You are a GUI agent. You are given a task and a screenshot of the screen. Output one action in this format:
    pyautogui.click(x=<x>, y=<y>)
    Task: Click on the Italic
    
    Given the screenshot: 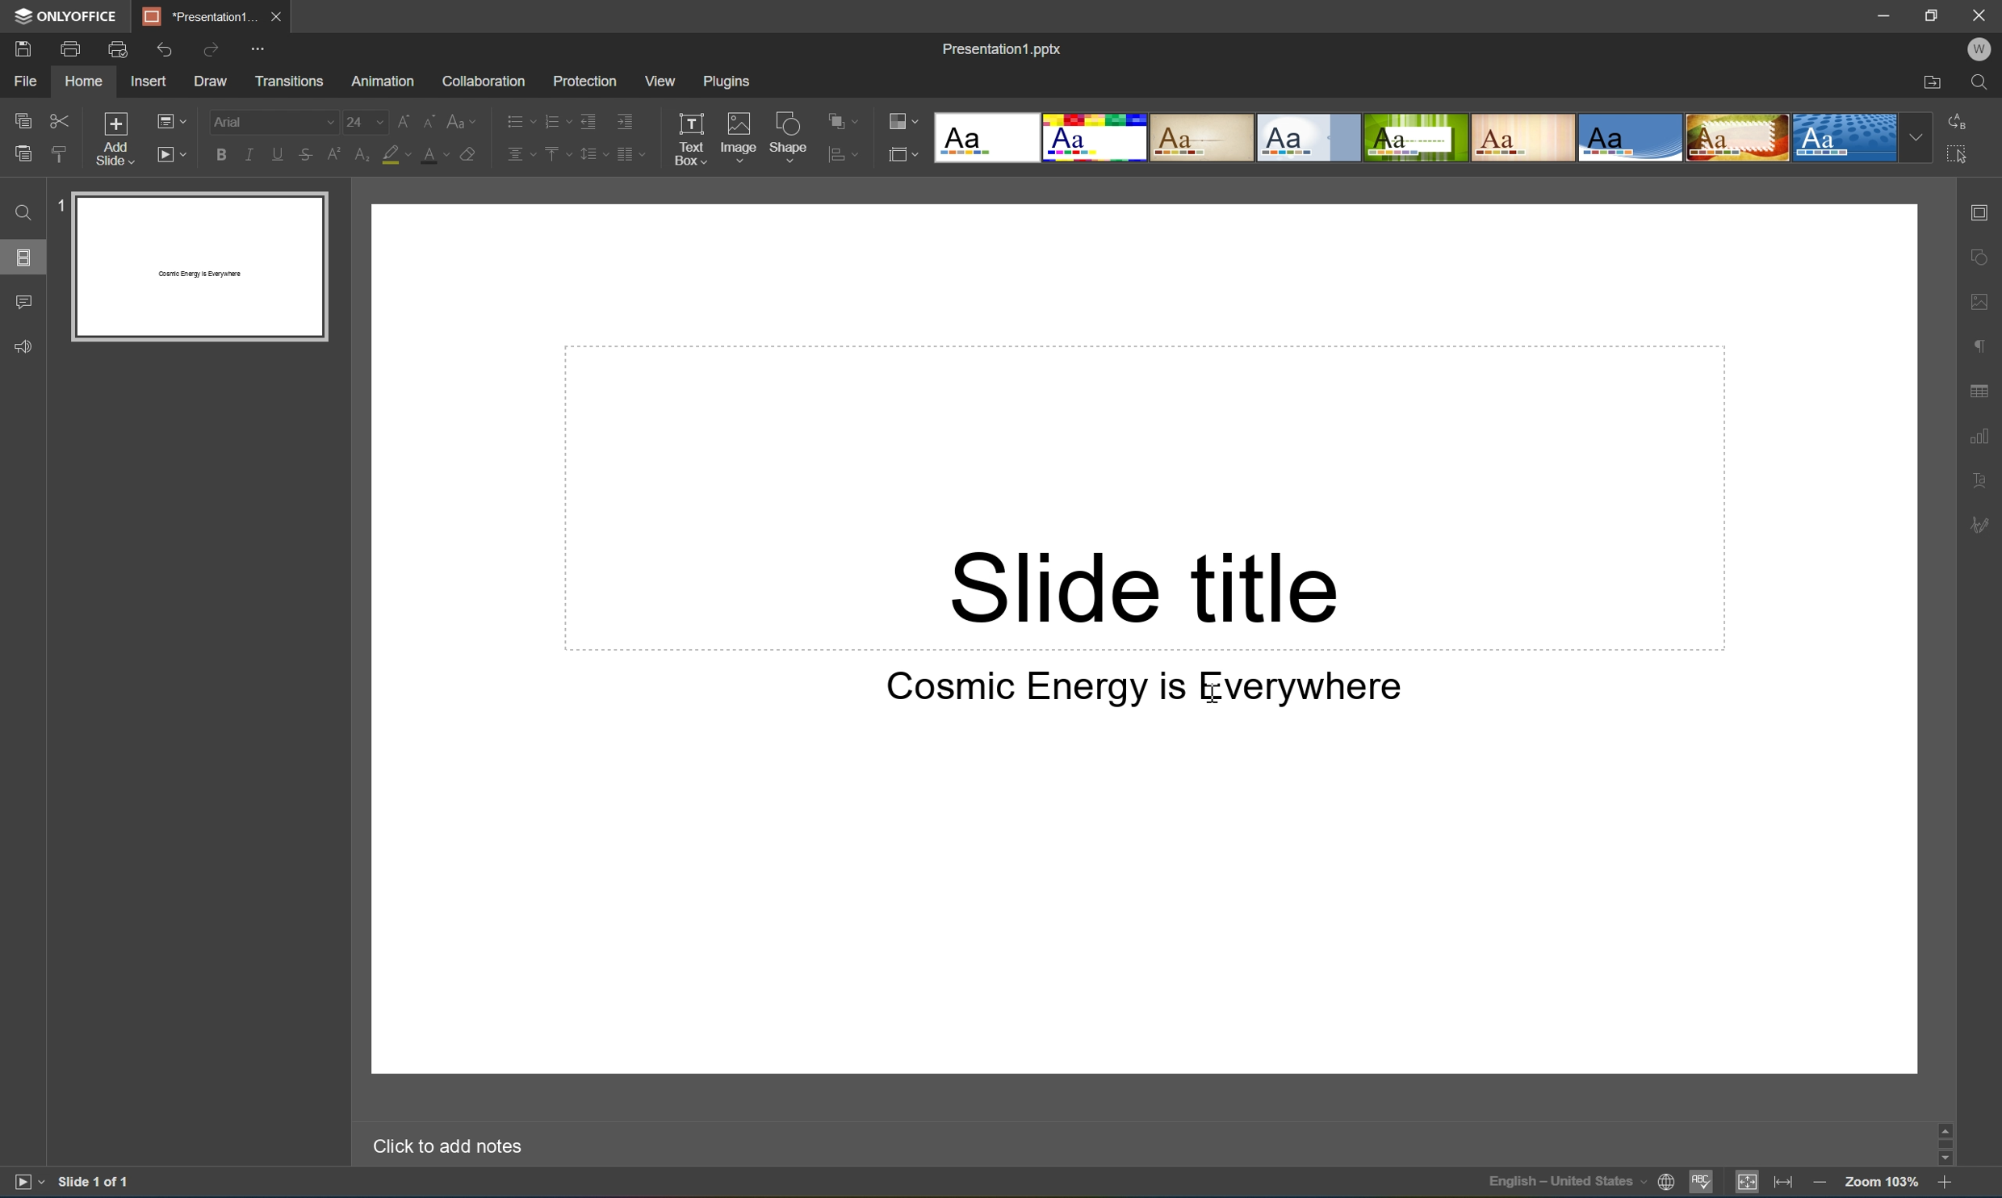 What is the action you would take?
    pyautogui.click(x=245, y=154)
    